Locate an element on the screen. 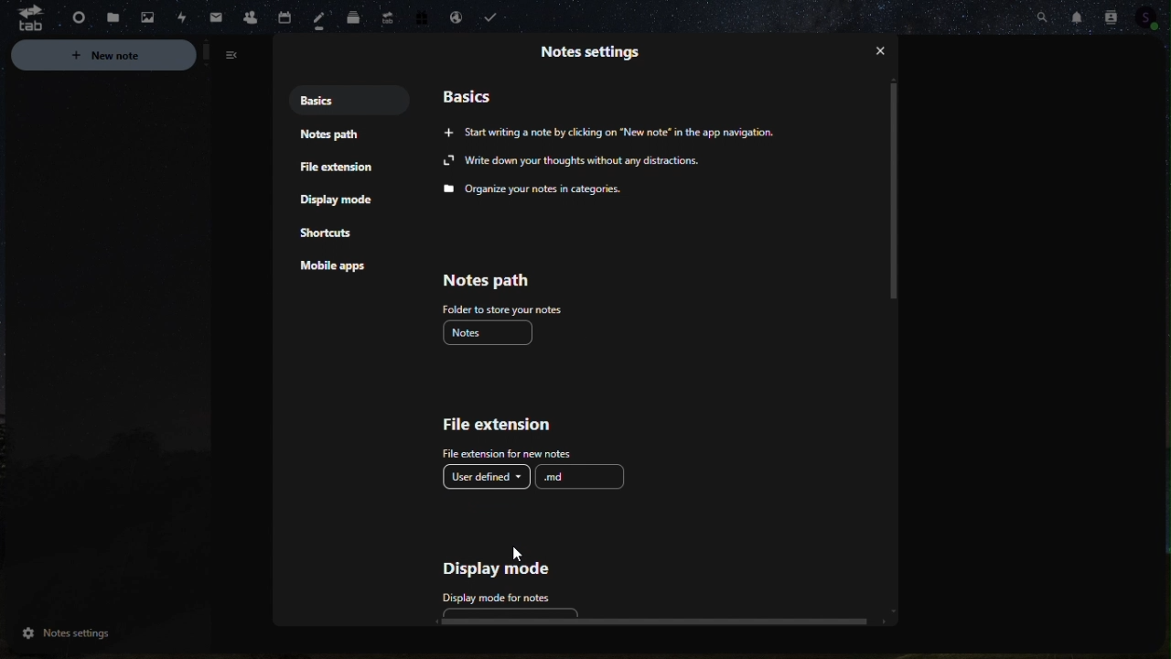 The image size is (1171, 659). Notes Settings is located at coordinates (98, 633).